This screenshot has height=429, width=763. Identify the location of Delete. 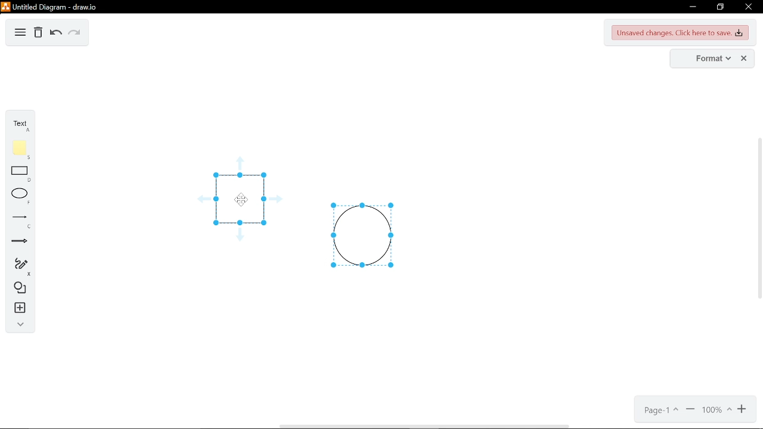
(38, 33).